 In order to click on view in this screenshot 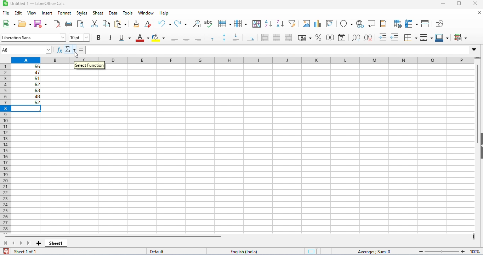, I will do `click(32, 13)`.